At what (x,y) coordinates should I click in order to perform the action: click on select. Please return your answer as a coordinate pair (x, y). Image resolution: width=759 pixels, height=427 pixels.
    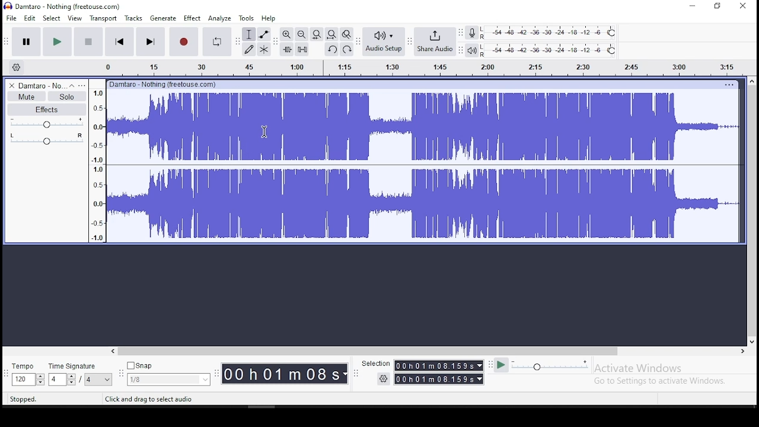
    Looking at the image, I should click on (52, 18).